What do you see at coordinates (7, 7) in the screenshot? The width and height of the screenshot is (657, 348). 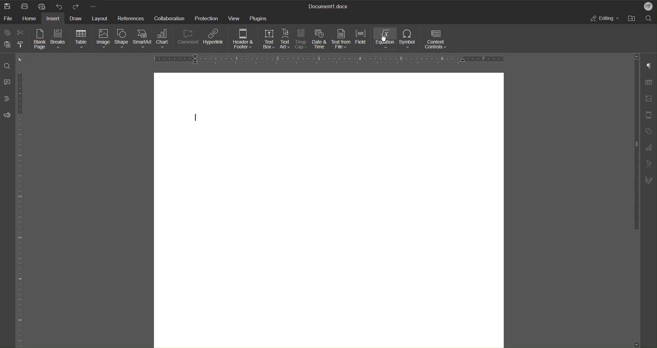 I see `New` at bounding box center [7, 7].